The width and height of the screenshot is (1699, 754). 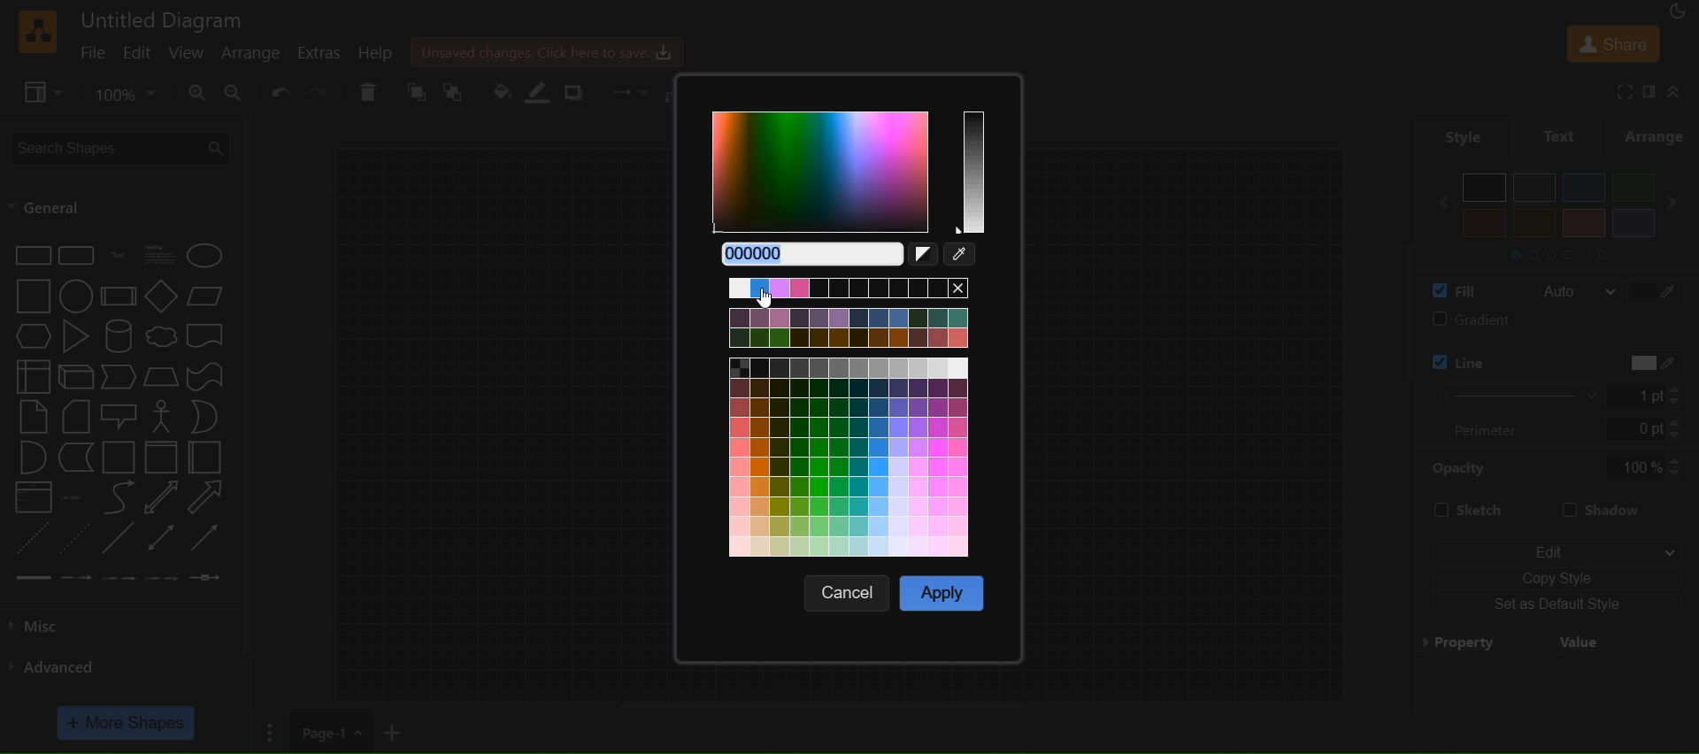 I want to click on directional connector, so click(x=209, y=539).